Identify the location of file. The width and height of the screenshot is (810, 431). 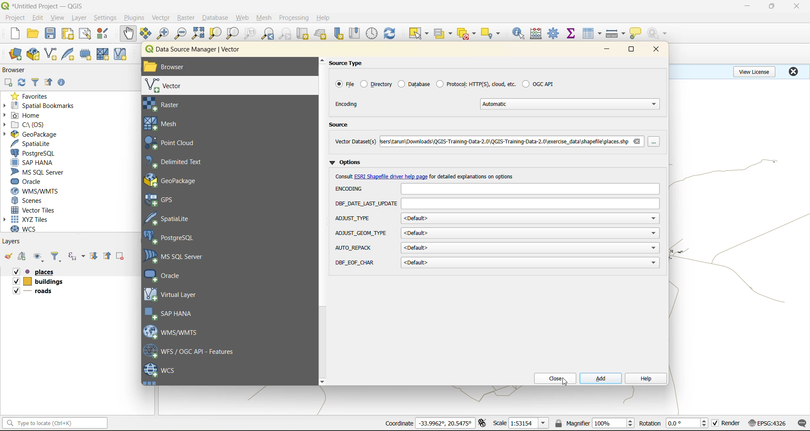
(344, 84).